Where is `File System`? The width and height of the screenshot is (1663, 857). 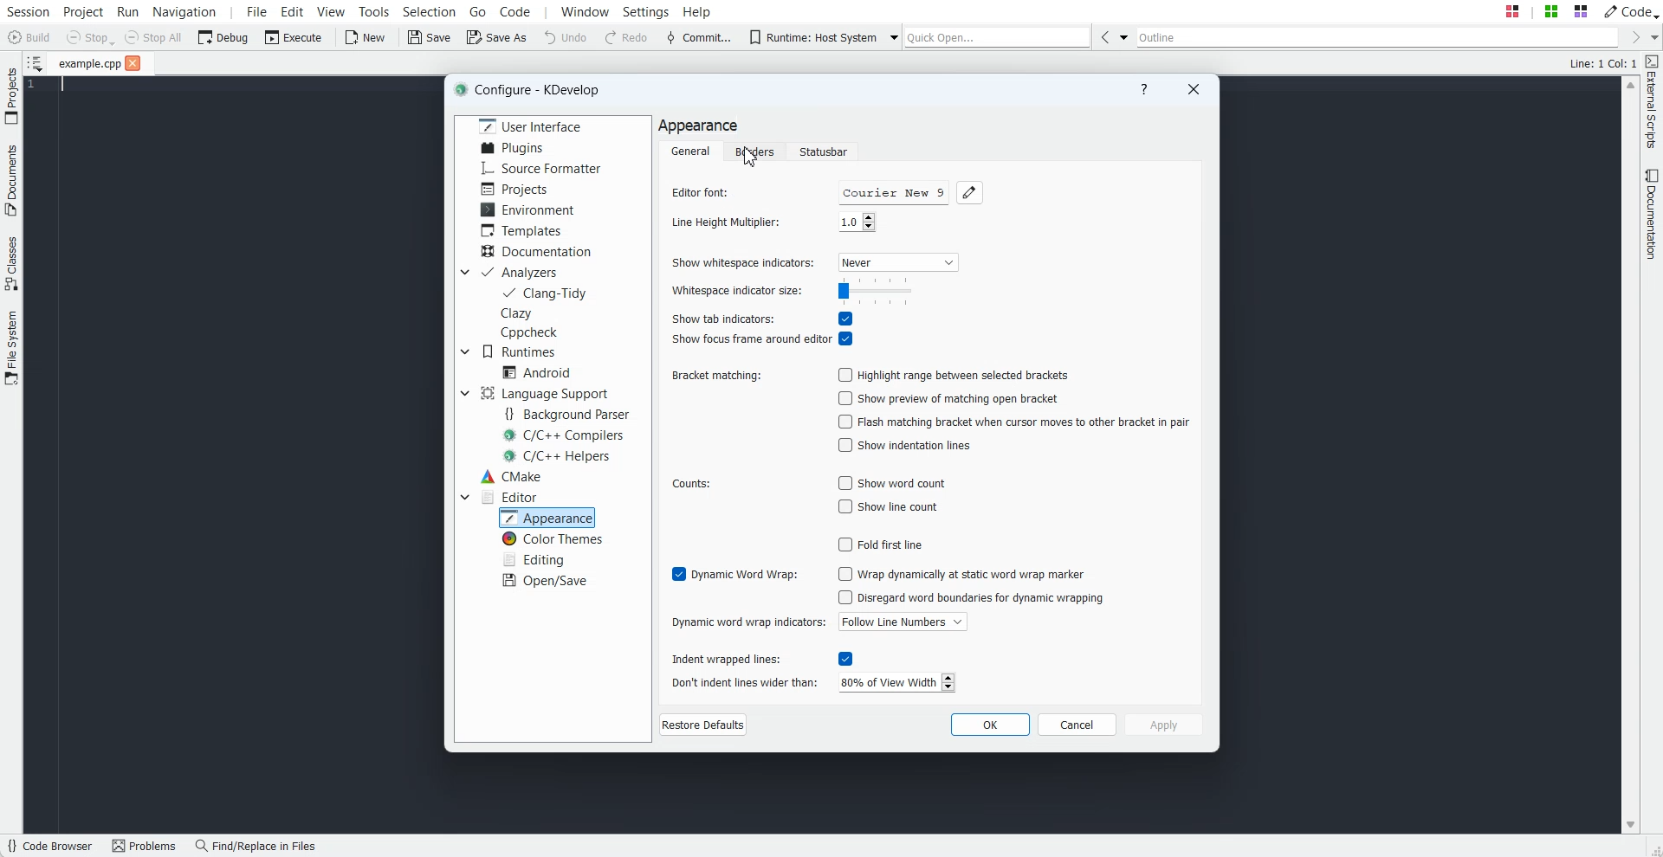 File System is located at coordinates (11, 349).